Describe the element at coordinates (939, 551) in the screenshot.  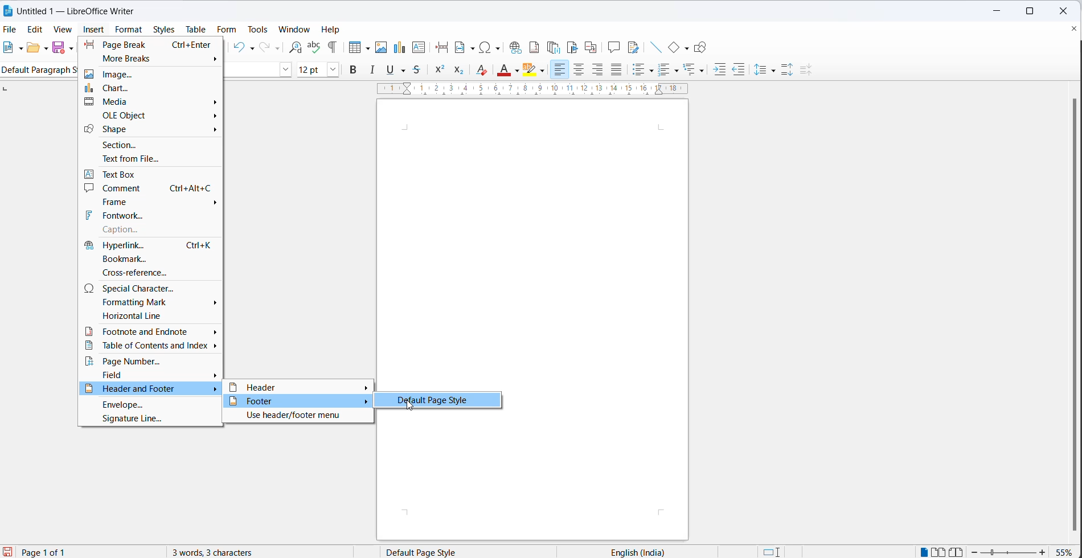
I see `double page view` at that location.